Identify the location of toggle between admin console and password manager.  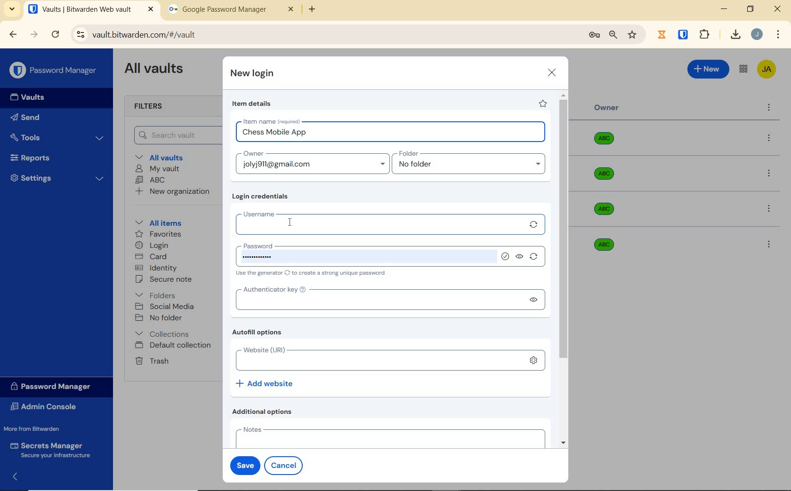
(743, 70).